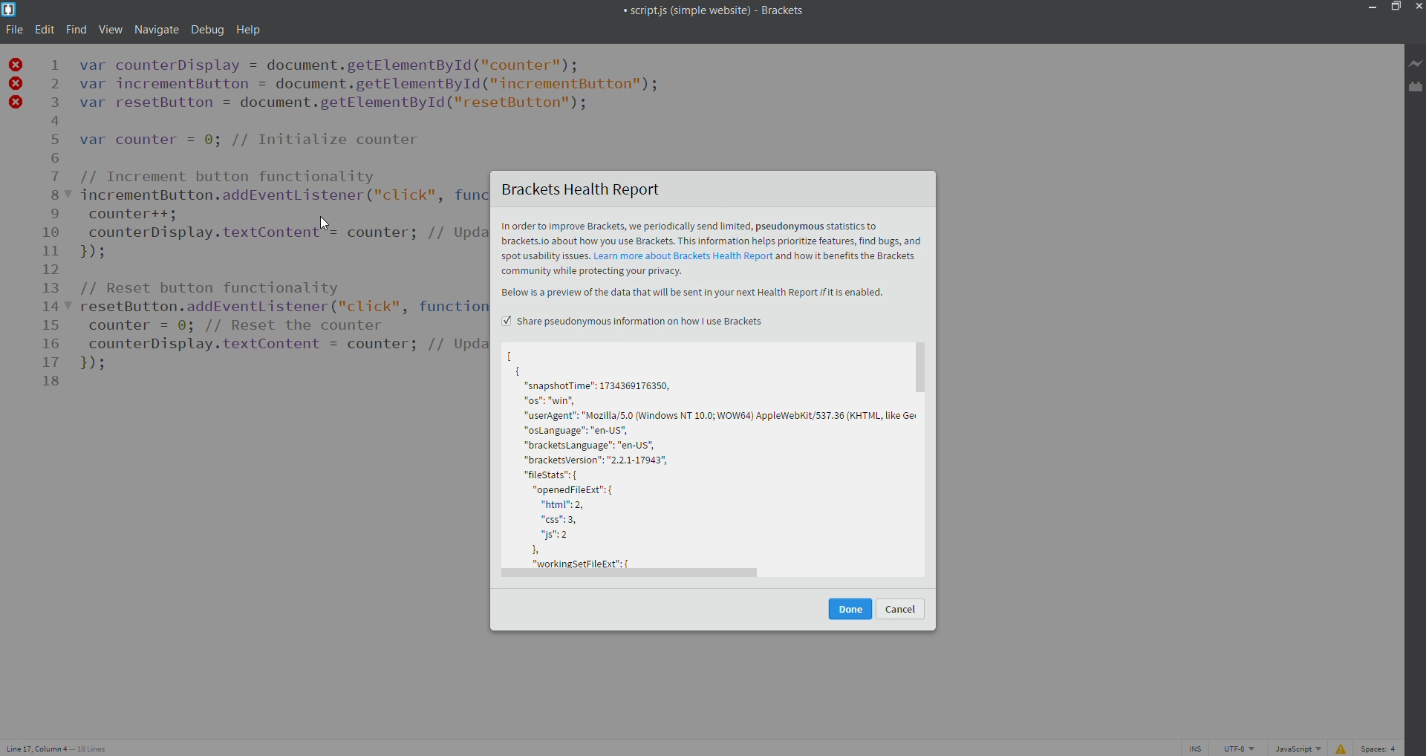 Image resolution: width=1426 pixels, height=756 pixels. Describe the element at coordinates (684, 257) in the screenshot. I see `hyperlink to learn more about this health report` at that location.